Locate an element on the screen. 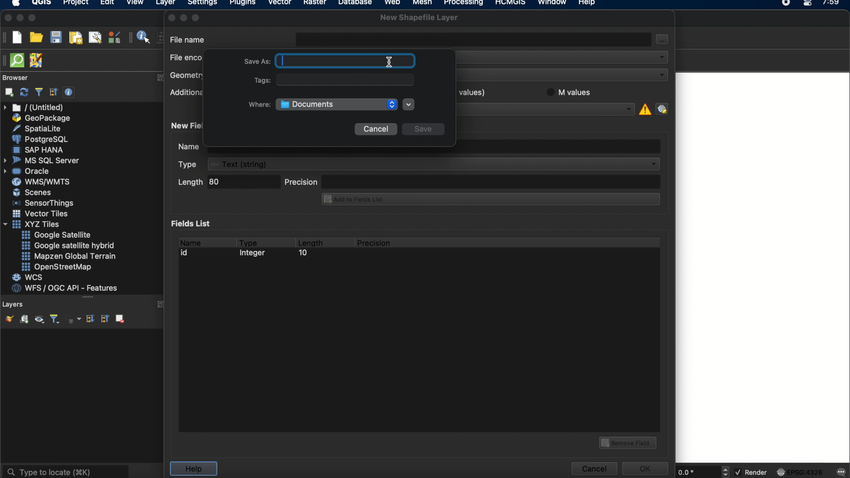 The height and width of the screenshot is (478, 850). save as textbox is located at coordinates (348, 61).